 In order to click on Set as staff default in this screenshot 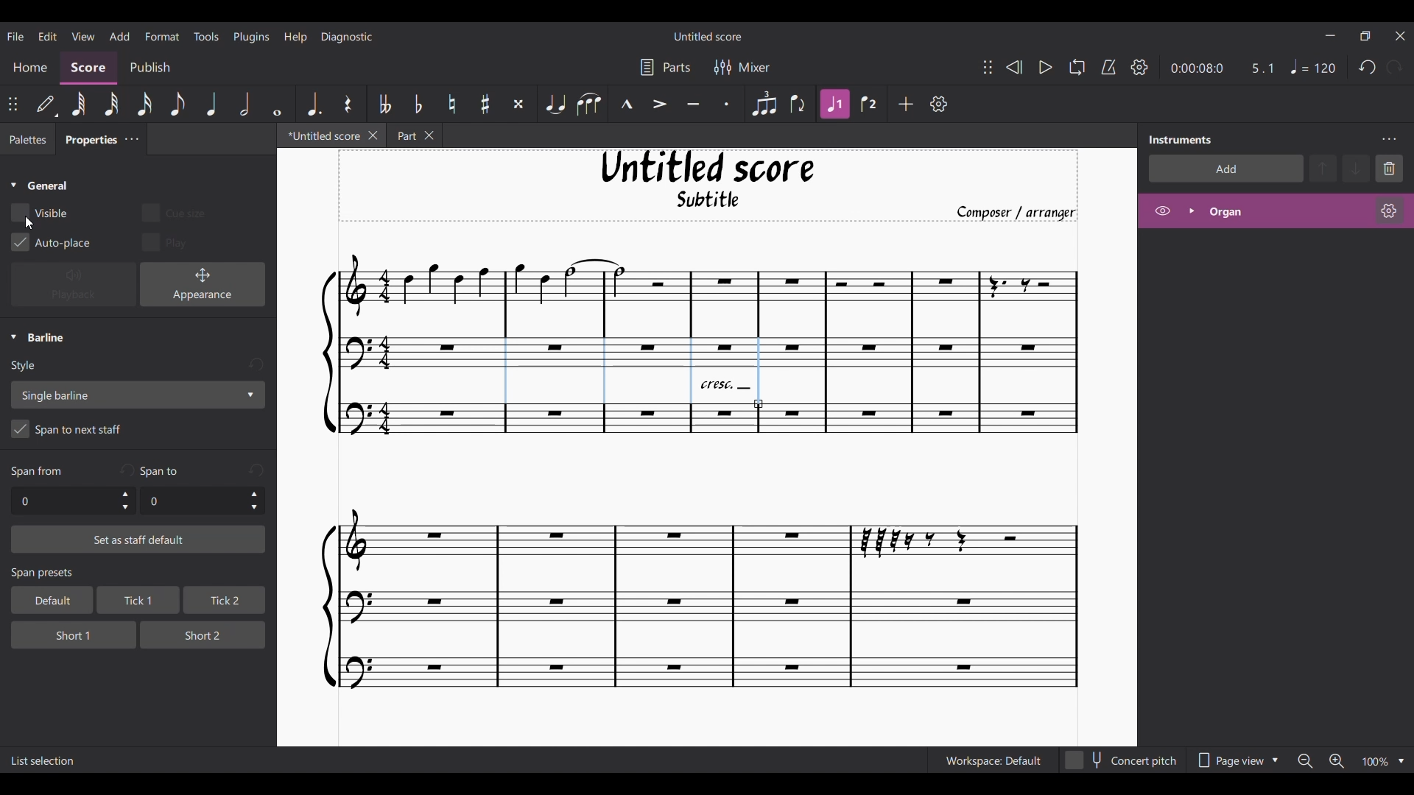, I will do `click(138, 540)`.